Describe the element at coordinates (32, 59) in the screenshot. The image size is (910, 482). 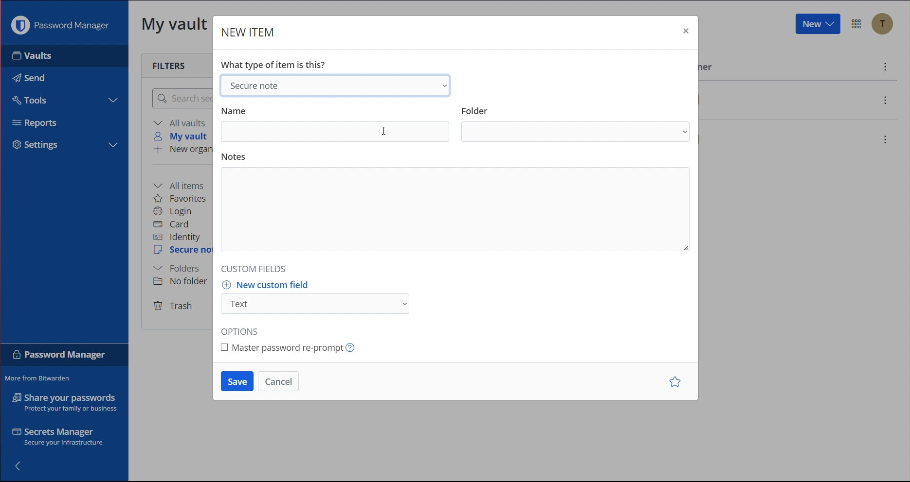
I see `Vaults` at that location.